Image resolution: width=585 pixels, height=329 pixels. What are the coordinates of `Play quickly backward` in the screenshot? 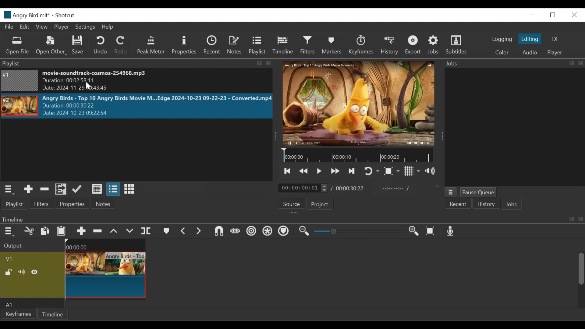 It's located at (304, 171).